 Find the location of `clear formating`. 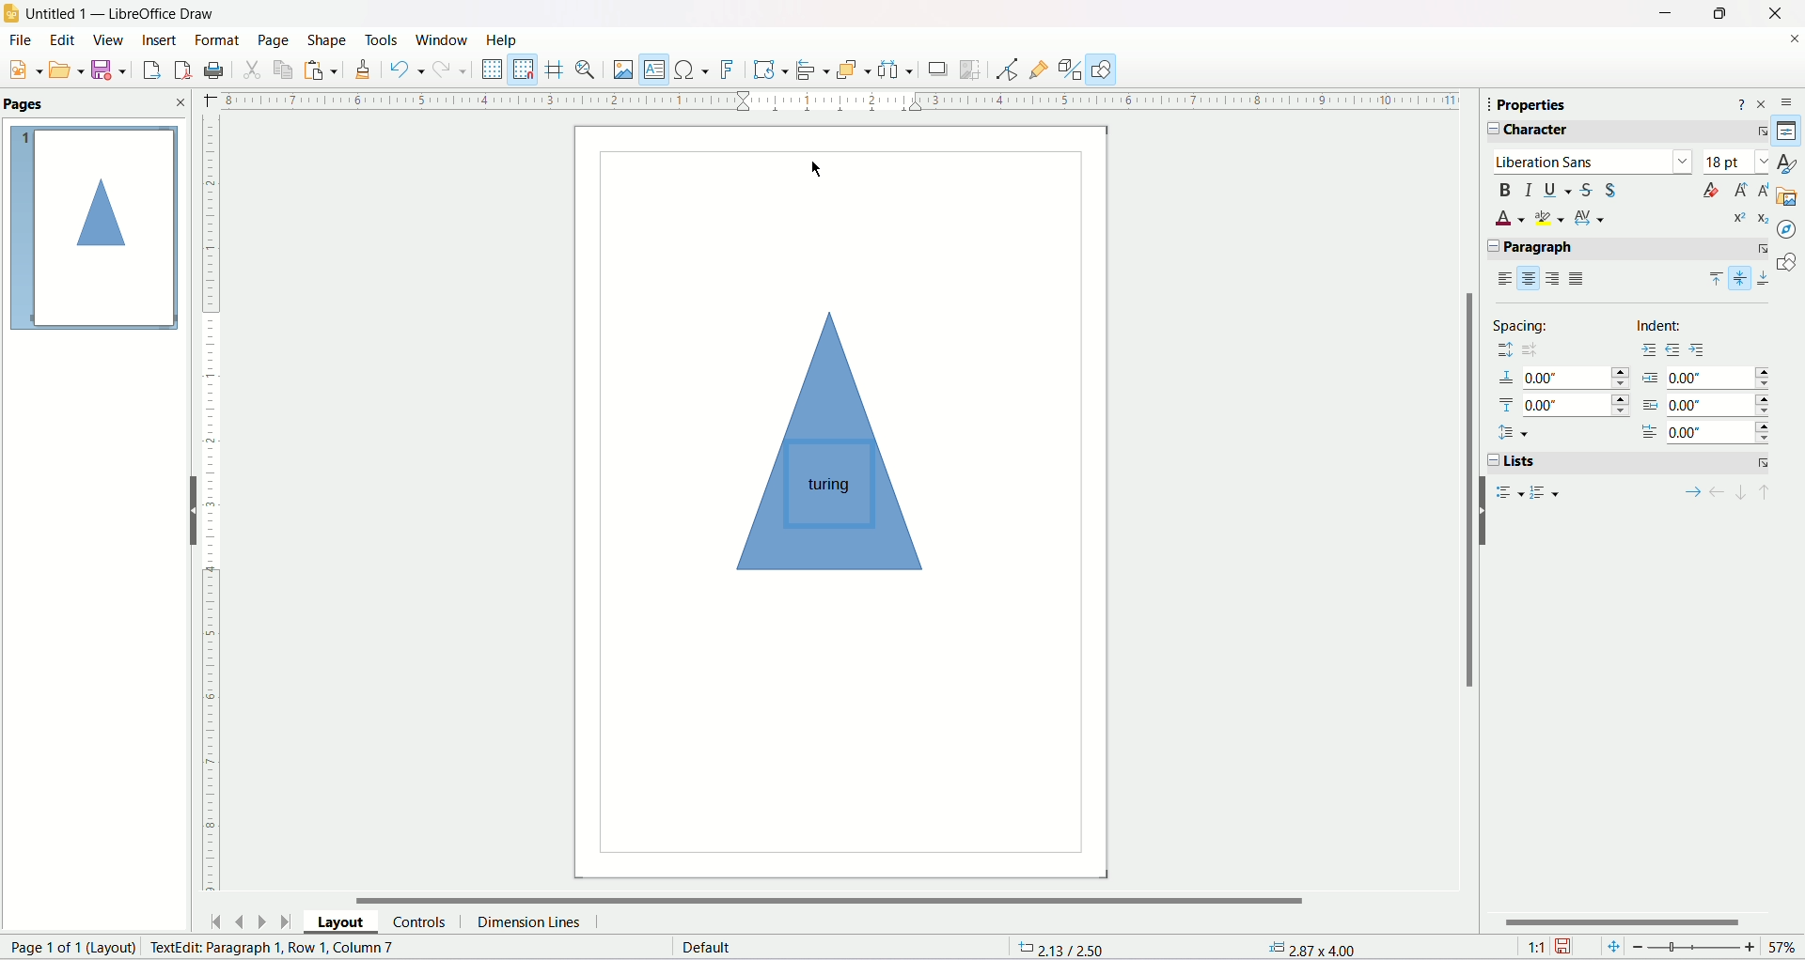

clear formating is located at coordinates (1711, 190).